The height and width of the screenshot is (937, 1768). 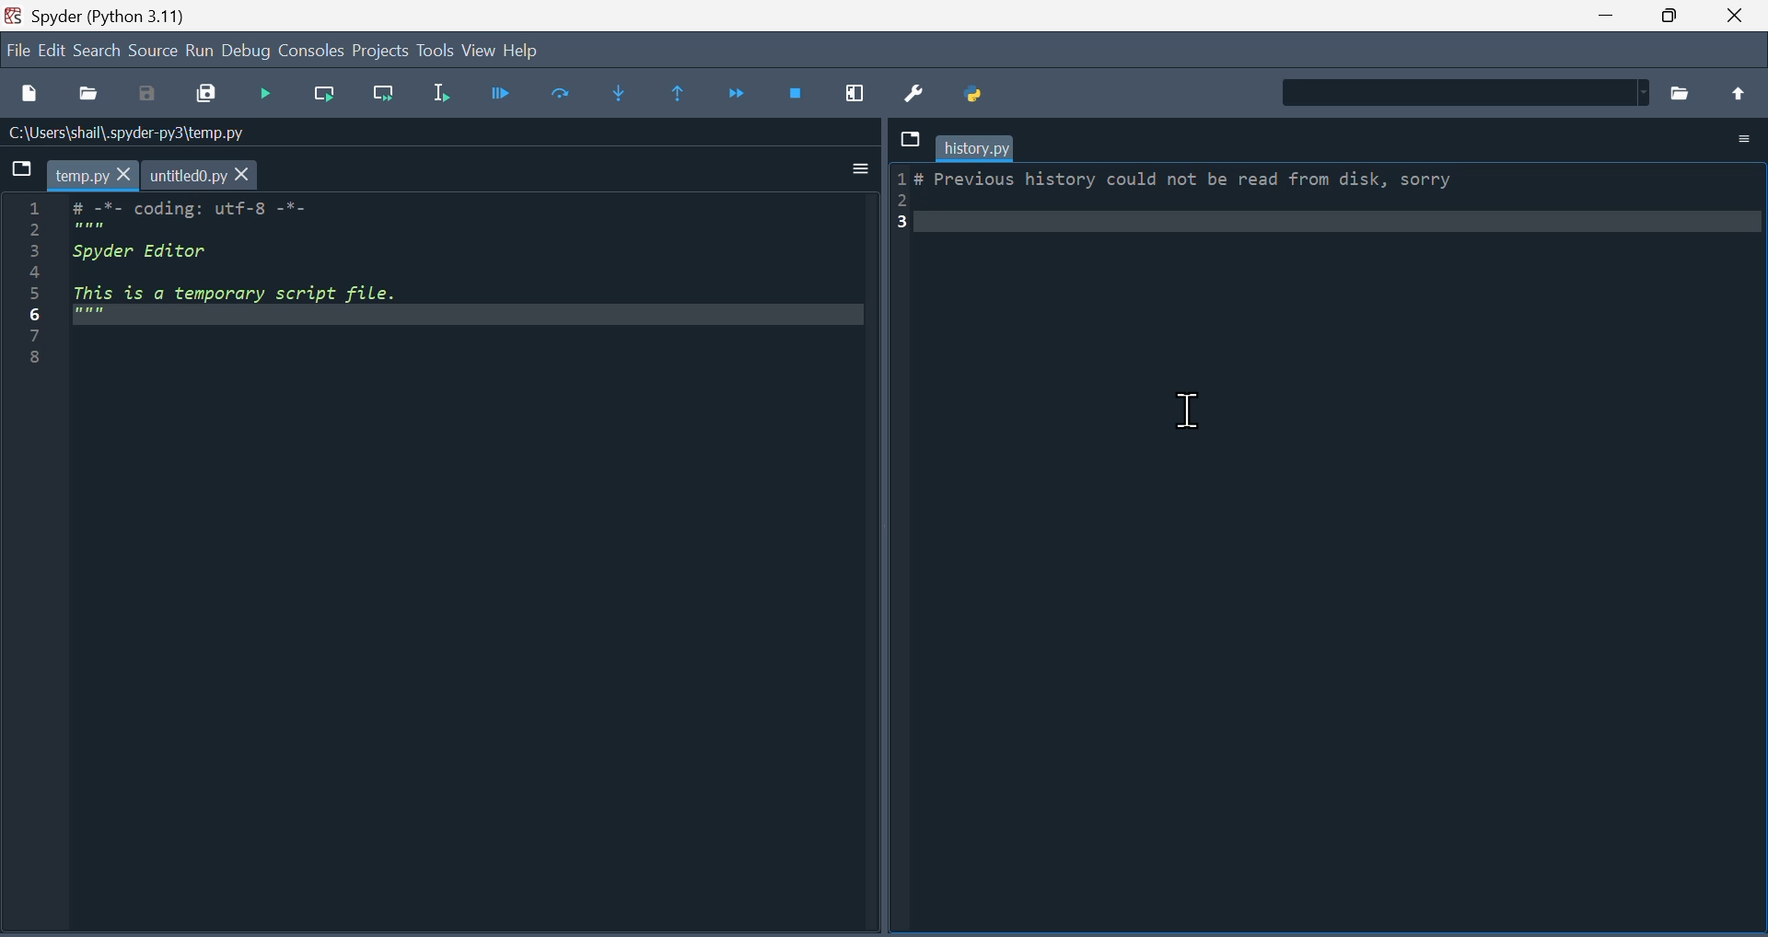 I want to click on Browse, so click(x=1685, y=91).